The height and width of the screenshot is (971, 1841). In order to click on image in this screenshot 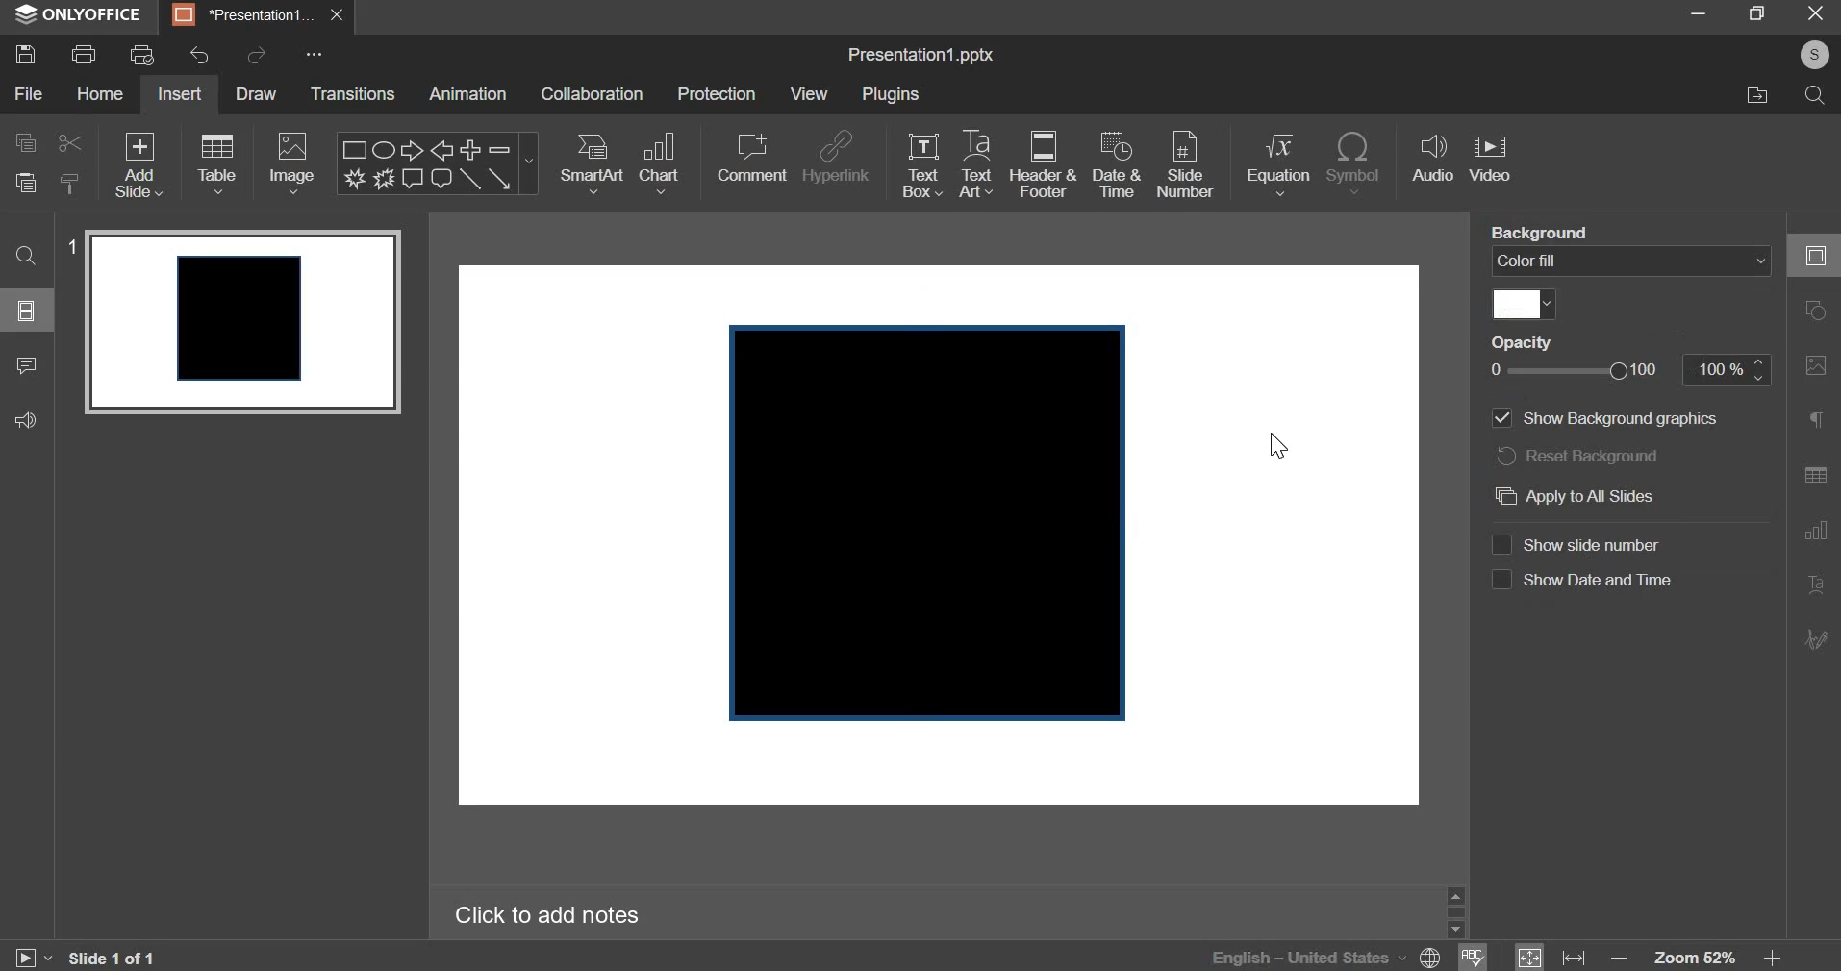, I will do `click(291, 165)`.